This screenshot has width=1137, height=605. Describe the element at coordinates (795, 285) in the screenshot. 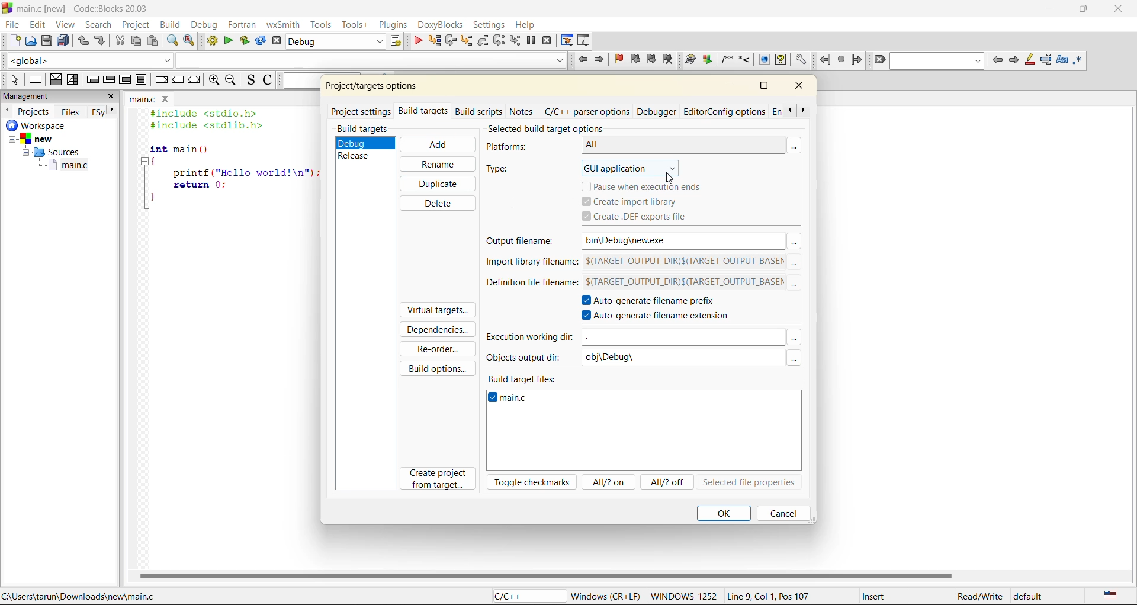

I see `More` at that location.